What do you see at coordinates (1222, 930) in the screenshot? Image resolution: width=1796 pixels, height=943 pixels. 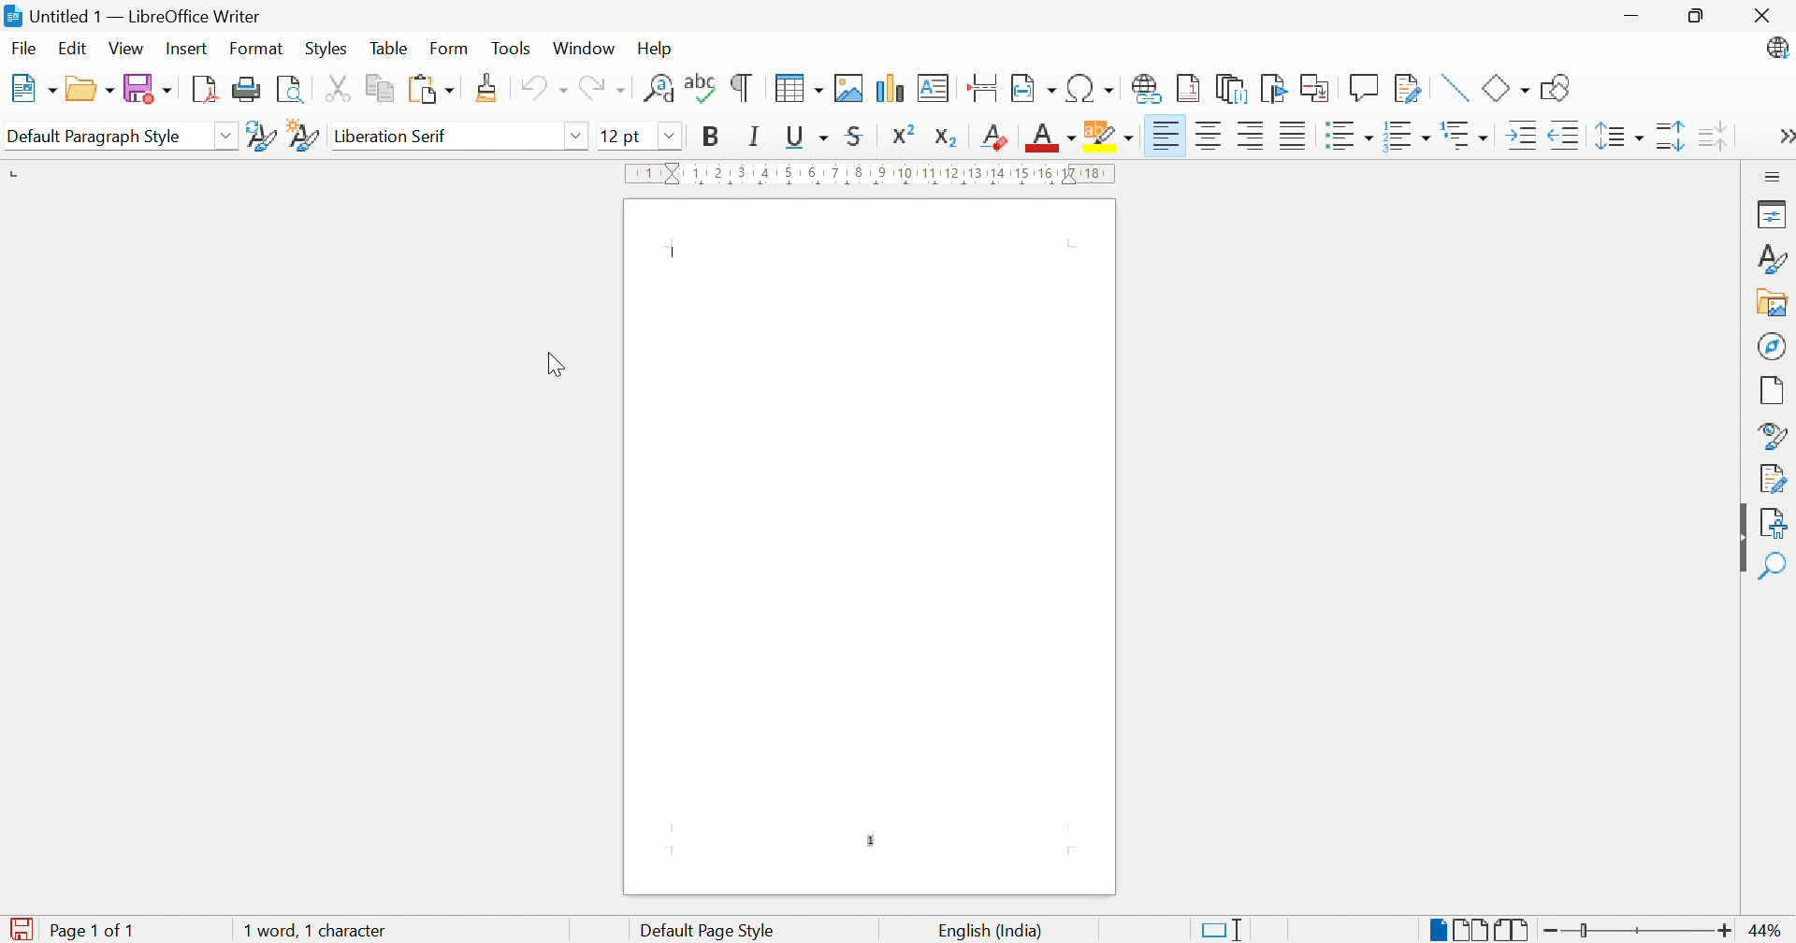 I see `Standard selection. Click to change selection mode.` at bounding box center [1222, 930].